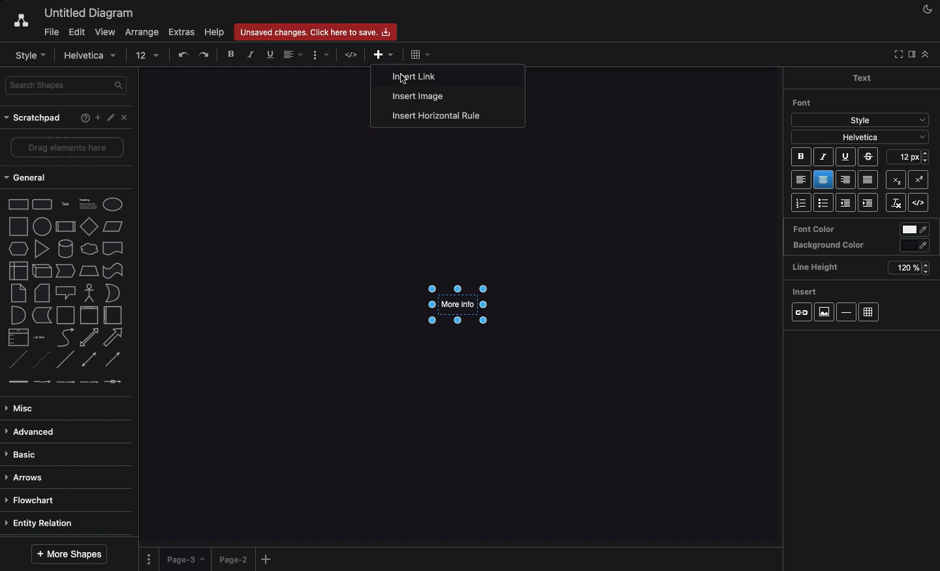  Describe the element at coordinates (829, 246) in the screenshot. I see `Background color` at that location.